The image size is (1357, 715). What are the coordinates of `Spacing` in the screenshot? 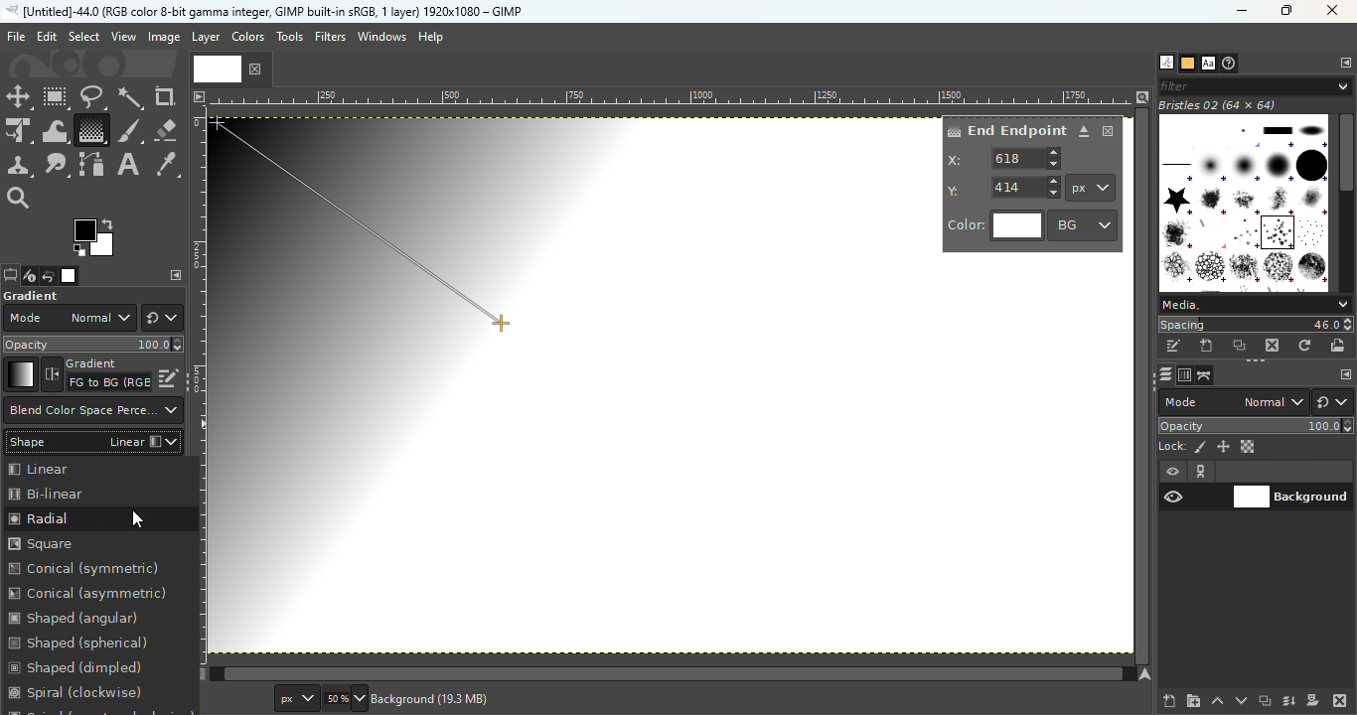 It's located at (1256, 325).